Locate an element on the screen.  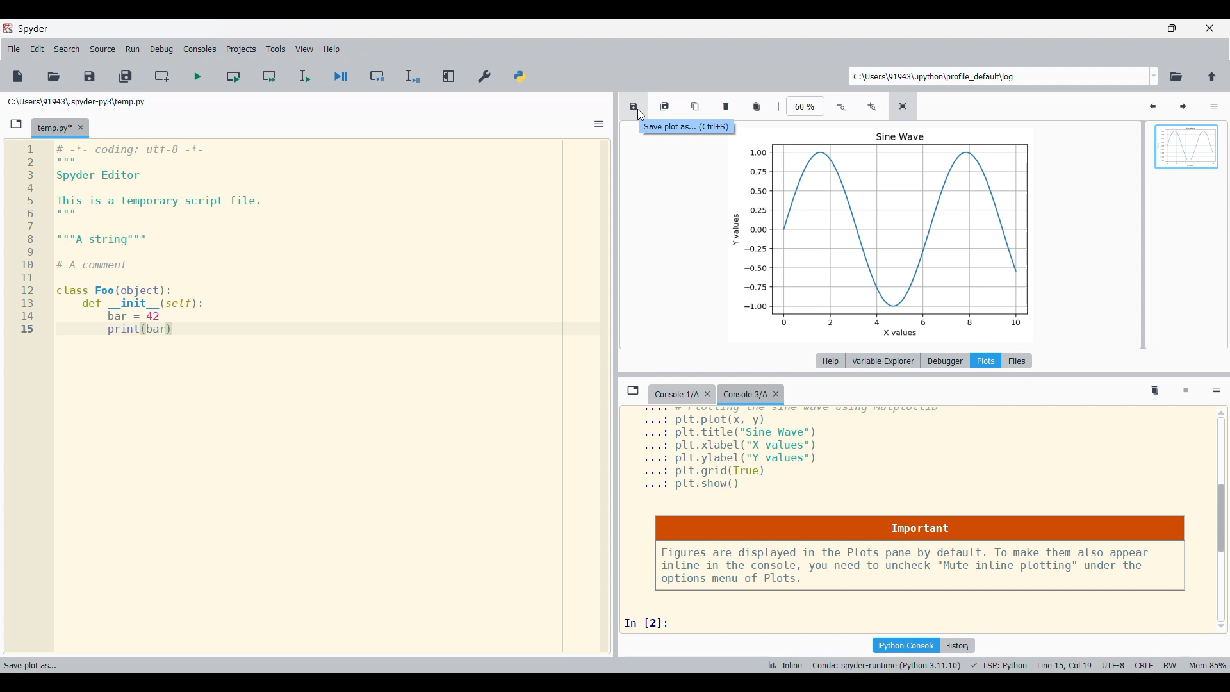
Copy plot to clipboard as image is located at coordinates (696, 106).